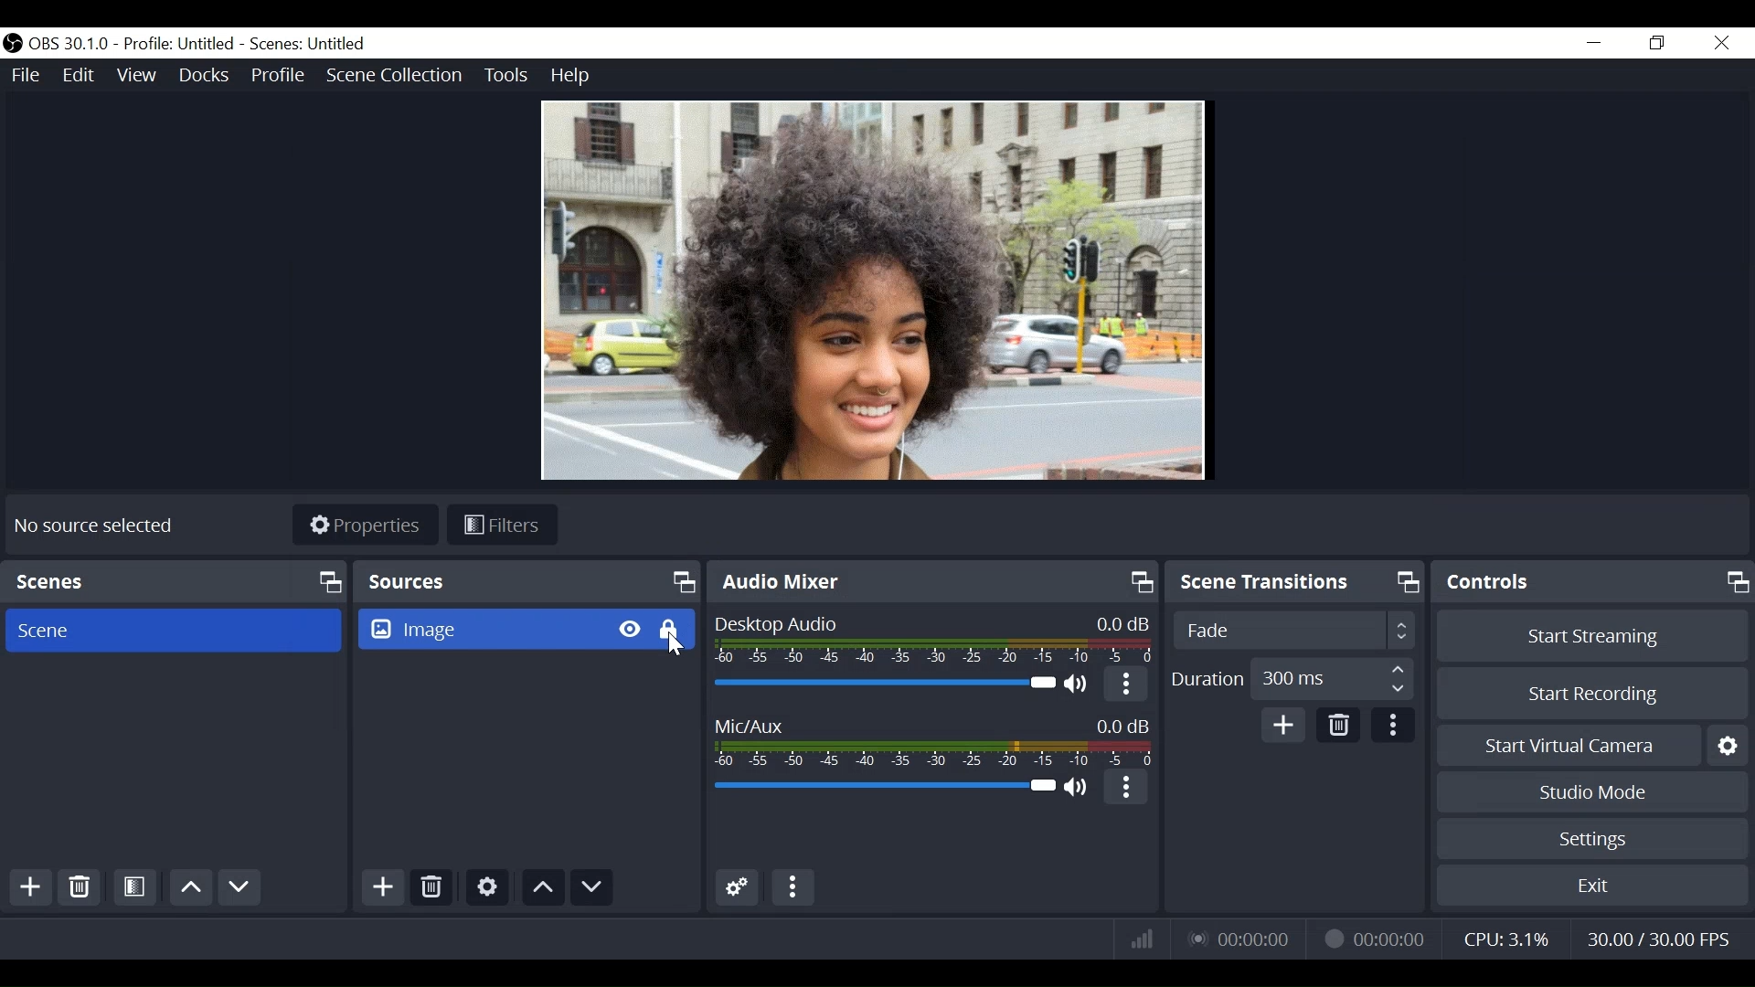 This screenshot has width=1755, height=987. Describe the element at coordinates (1282, 726) in the screenshot. I see `Add ` at that location.